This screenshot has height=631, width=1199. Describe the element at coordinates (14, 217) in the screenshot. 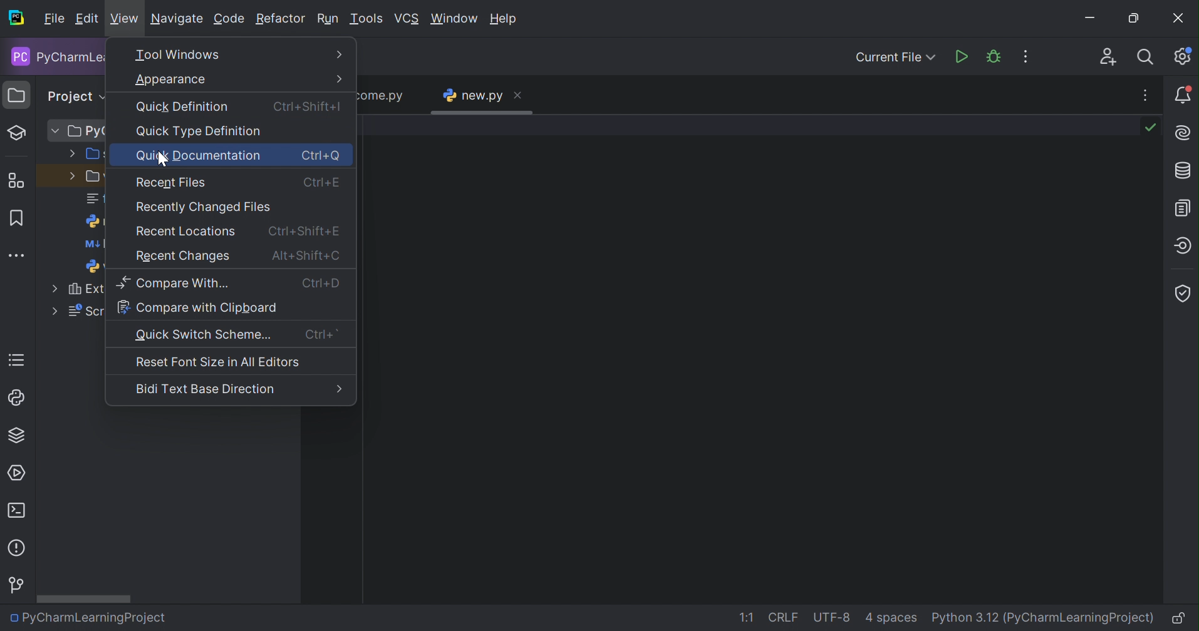

I see `Bookmarks` at that location.